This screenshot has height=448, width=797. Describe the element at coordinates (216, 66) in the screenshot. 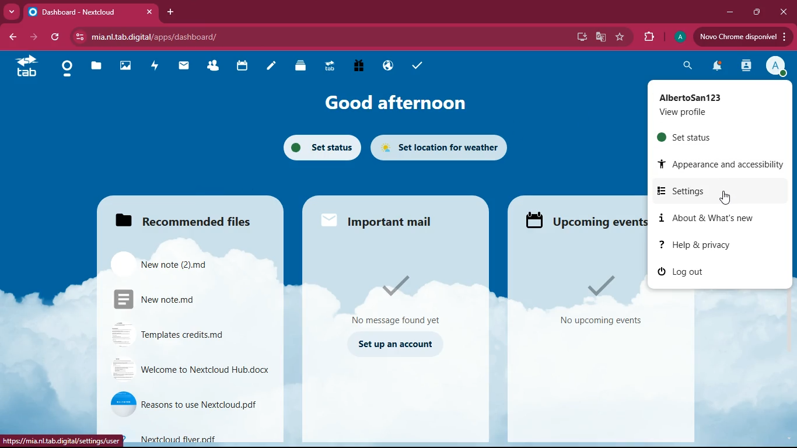

I see `friends` at that location.